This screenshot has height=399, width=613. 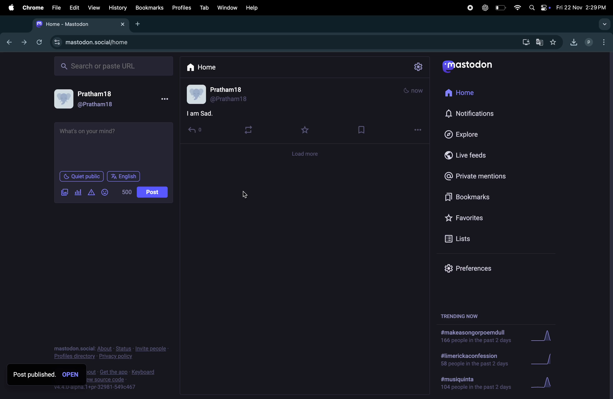 I want to click on profiles, so click(x=180, y=7).